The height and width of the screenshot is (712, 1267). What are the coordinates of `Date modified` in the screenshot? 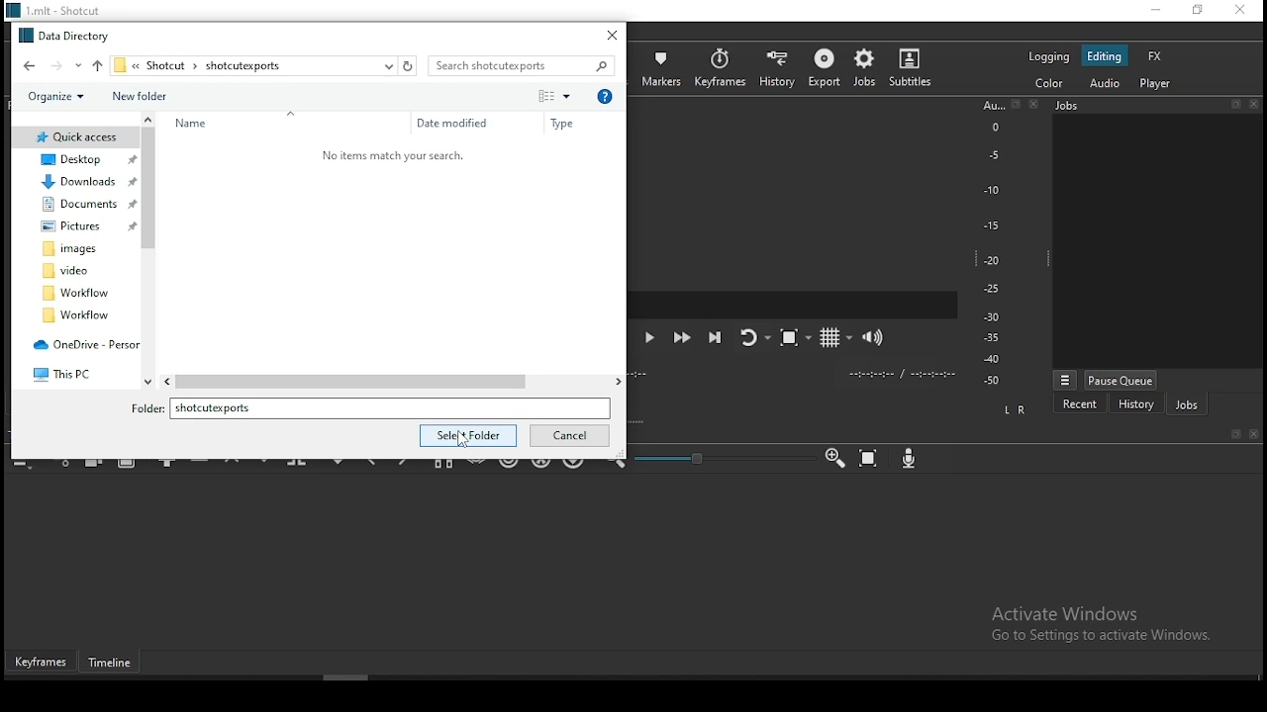 It's located at (453, 124).